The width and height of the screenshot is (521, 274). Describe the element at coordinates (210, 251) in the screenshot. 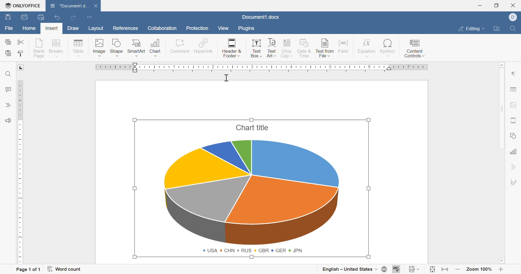

I see `USA` at that location.